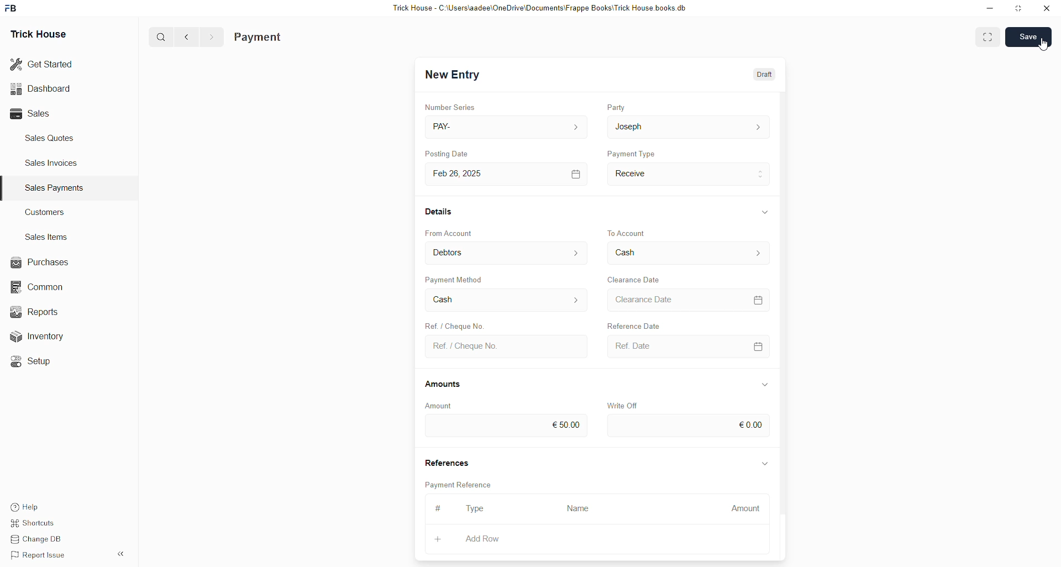 This screenshot has width=1061, height=567. I want to click on New Entry, so click(453, 75).